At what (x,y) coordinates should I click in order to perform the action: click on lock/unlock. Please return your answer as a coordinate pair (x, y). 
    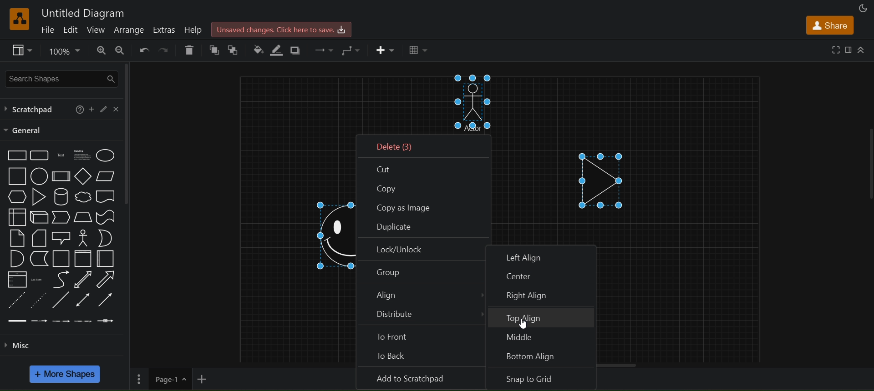
    Looking at the image, I should click on (422, 249).